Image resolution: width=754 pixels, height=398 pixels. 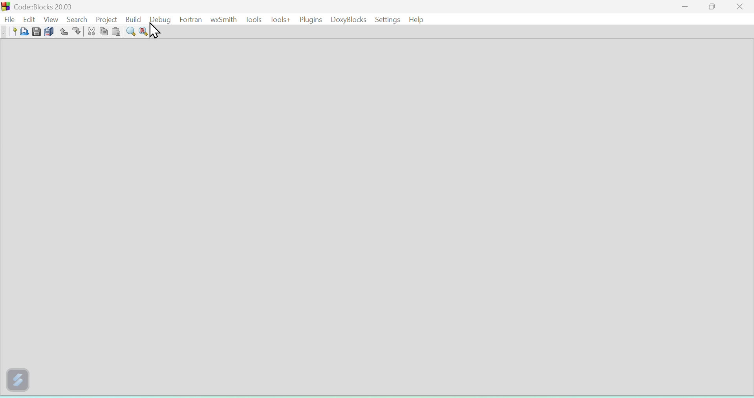 What do you see at coordinates (35, 32) in the screenshot?
I see `save ` at bounding box center [35, 32].